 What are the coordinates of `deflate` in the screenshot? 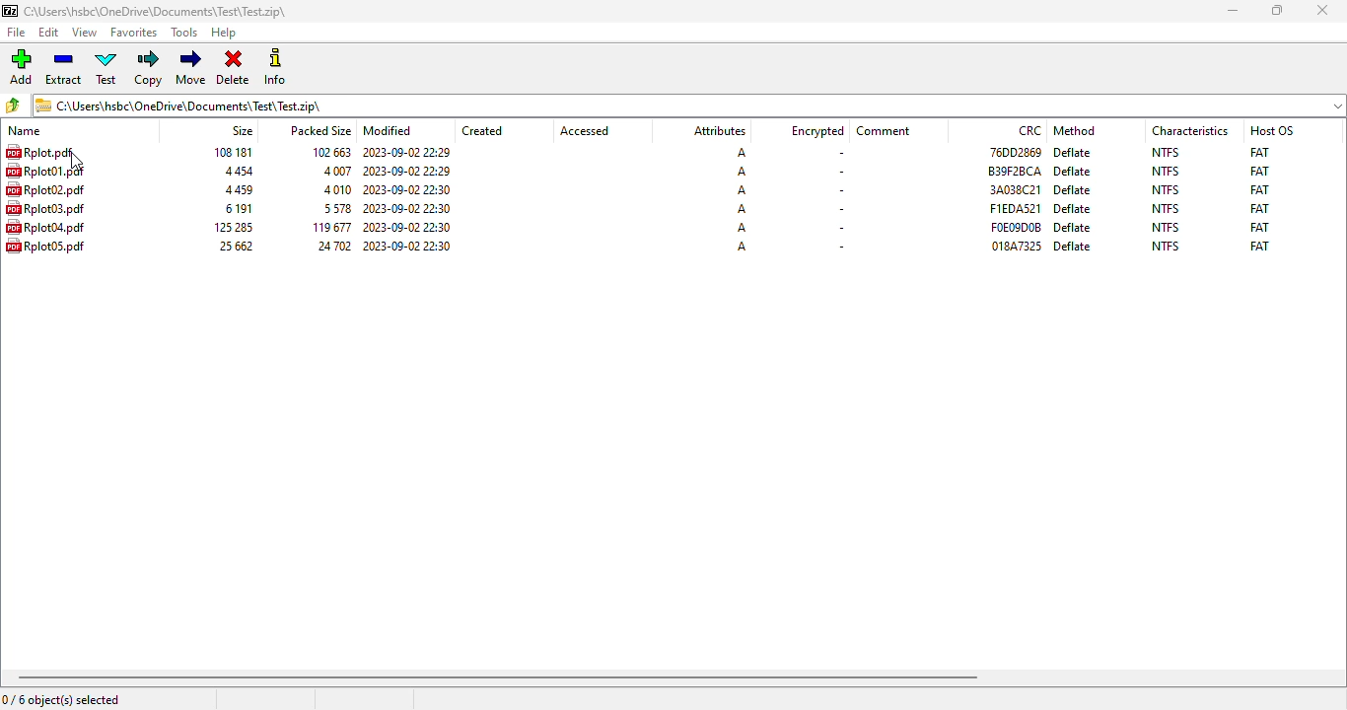 It's located at (1073, 189).